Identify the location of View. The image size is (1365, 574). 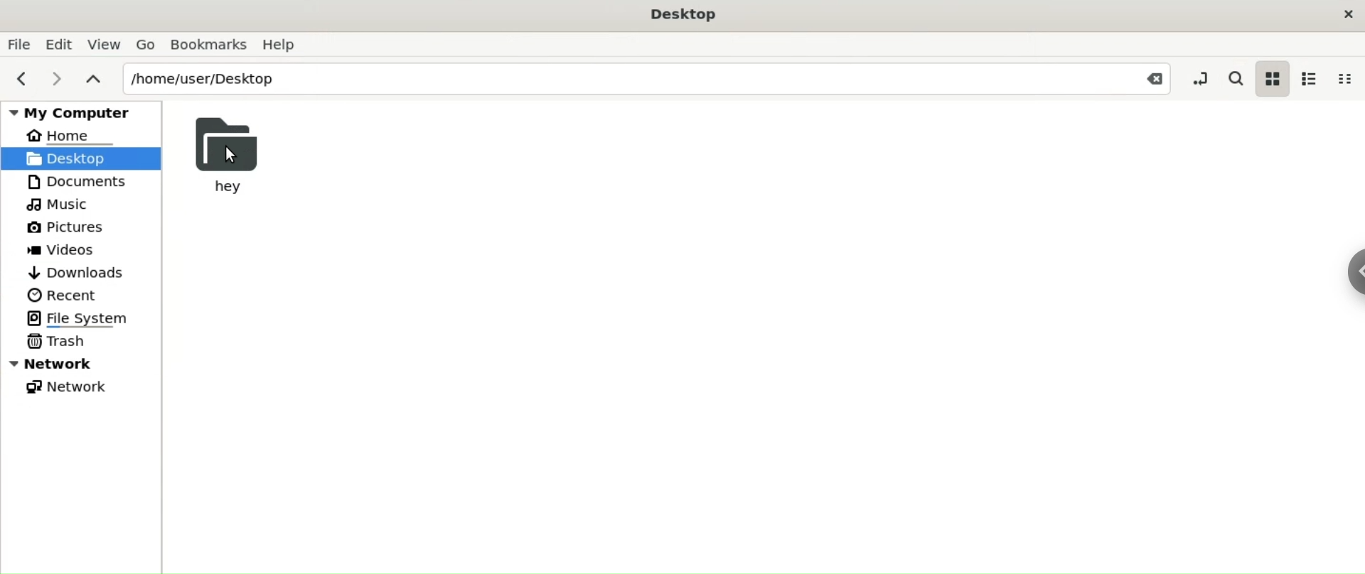
(104, 44).